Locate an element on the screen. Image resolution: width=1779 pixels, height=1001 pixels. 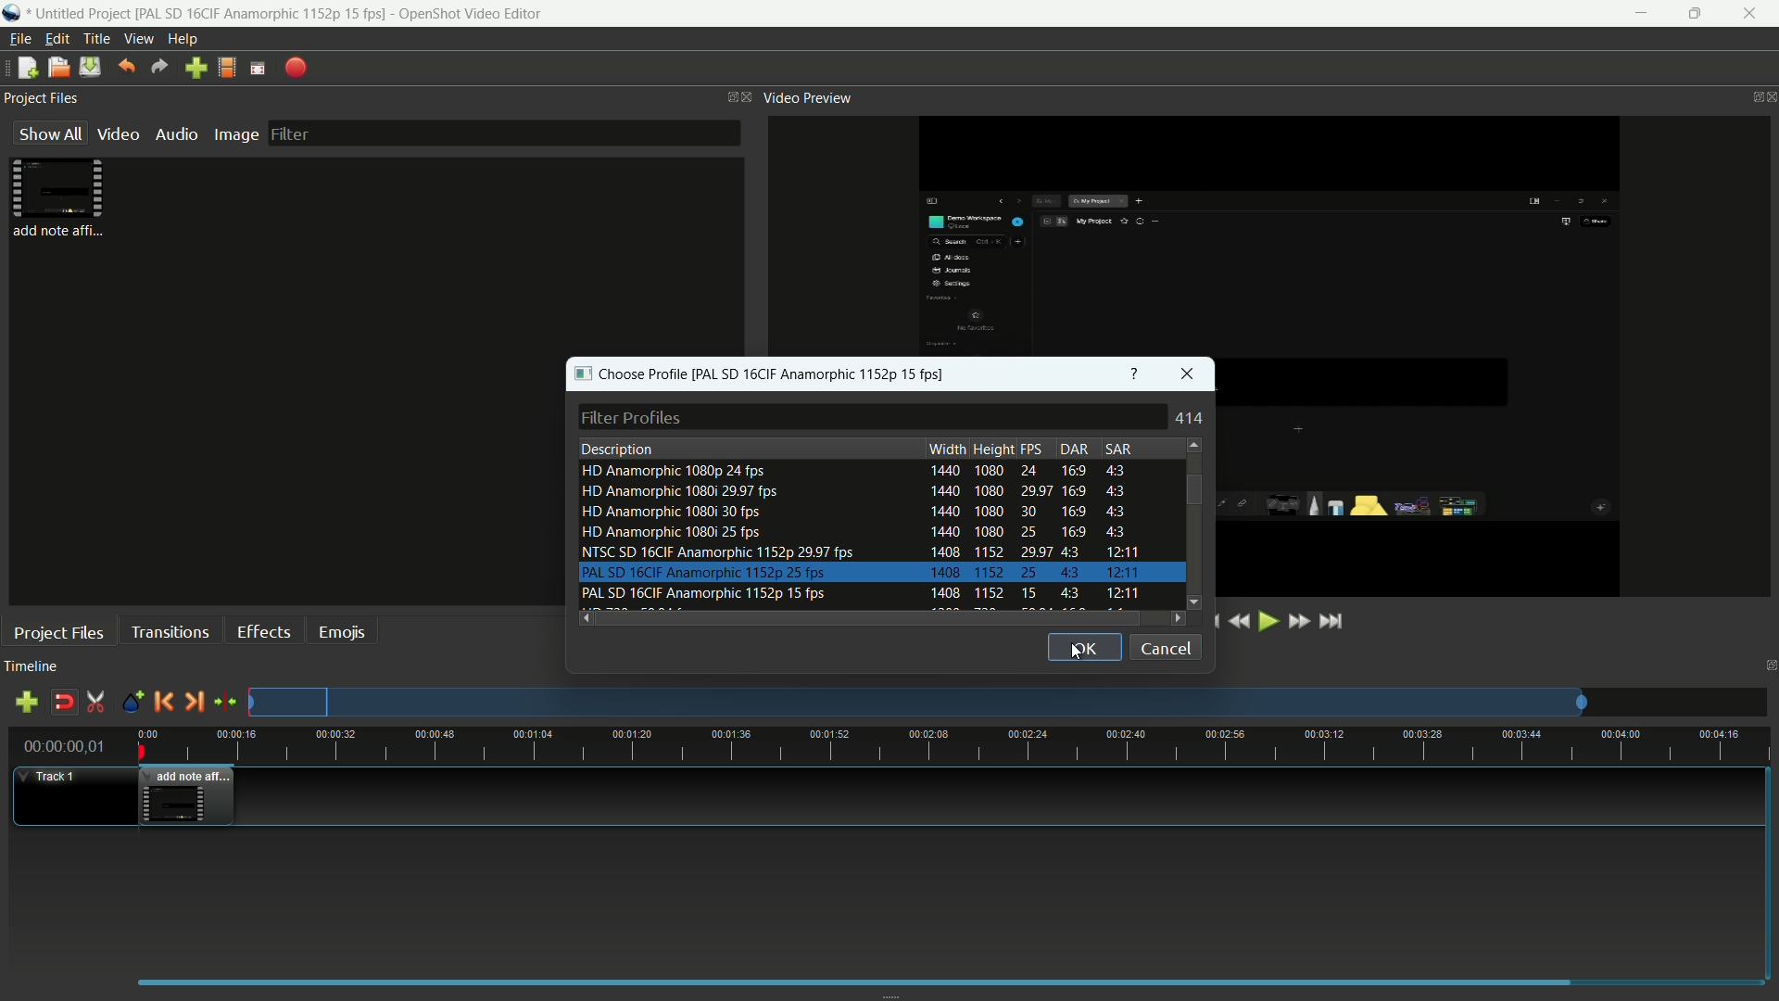
time is located at coordinates (964, 745).